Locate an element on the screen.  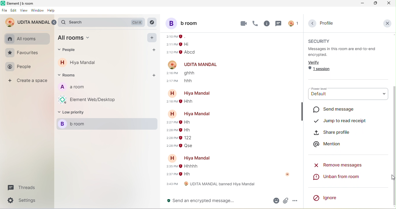
threads is located at coordinates (278, 23).